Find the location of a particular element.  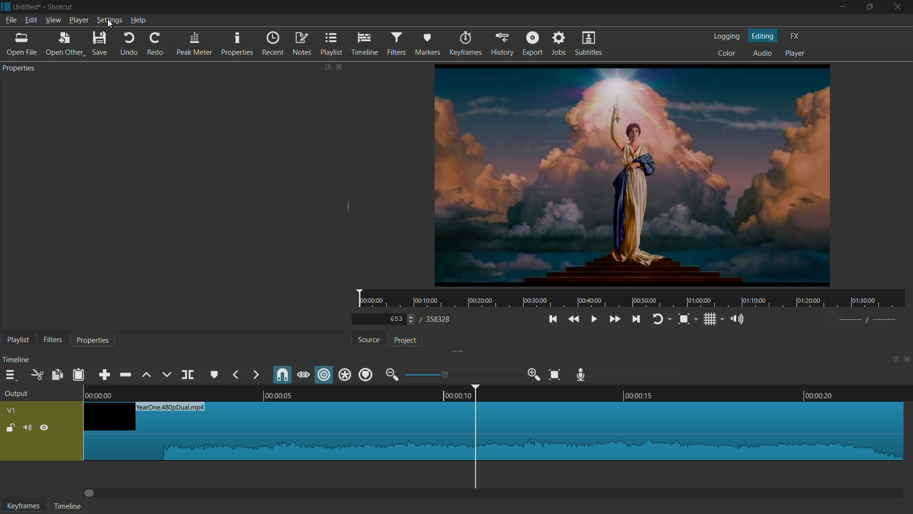

quickly play forward is located at coordinates (615, 319).